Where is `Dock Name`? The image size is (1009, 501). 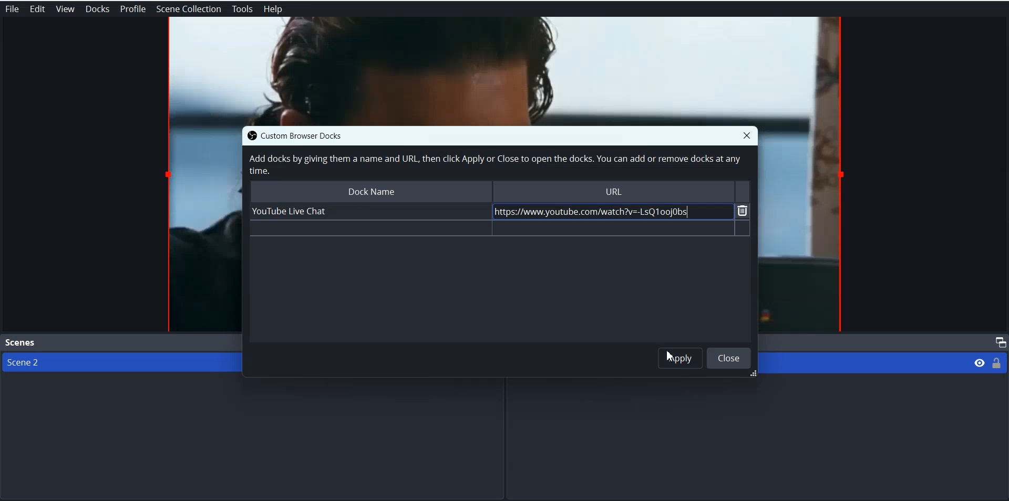 Dock Name is located at coordinates (369, 191).